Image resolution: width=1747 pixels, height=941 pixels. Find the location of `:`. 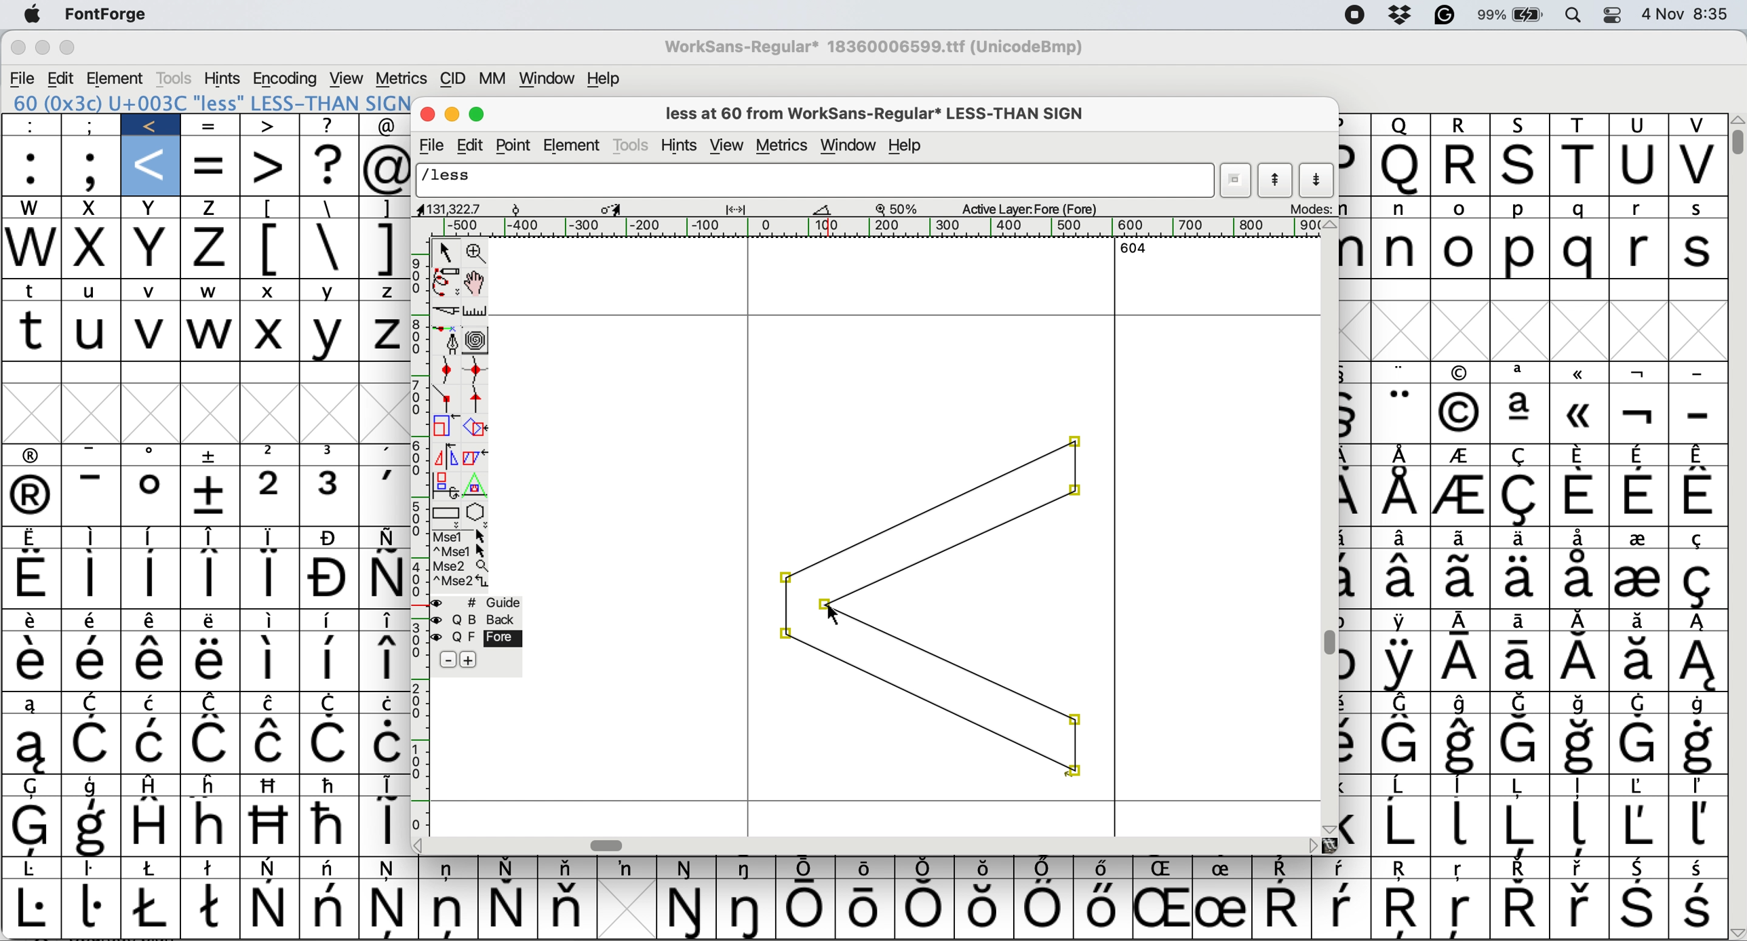

: is located at coordinates (32, 165).